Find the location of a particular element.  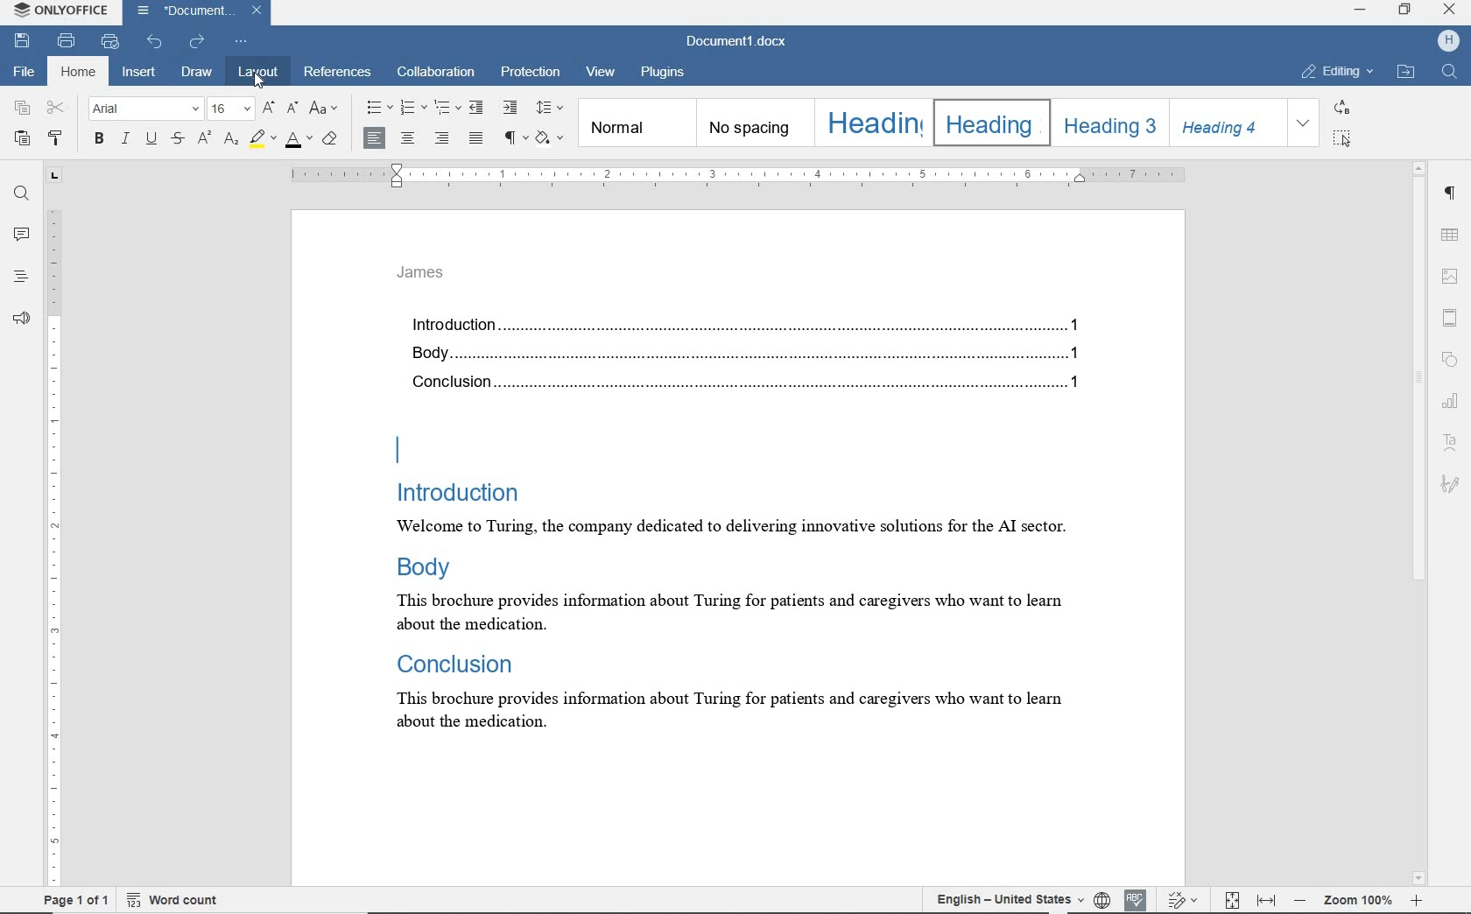

copy is located at coordinates (23, 107).